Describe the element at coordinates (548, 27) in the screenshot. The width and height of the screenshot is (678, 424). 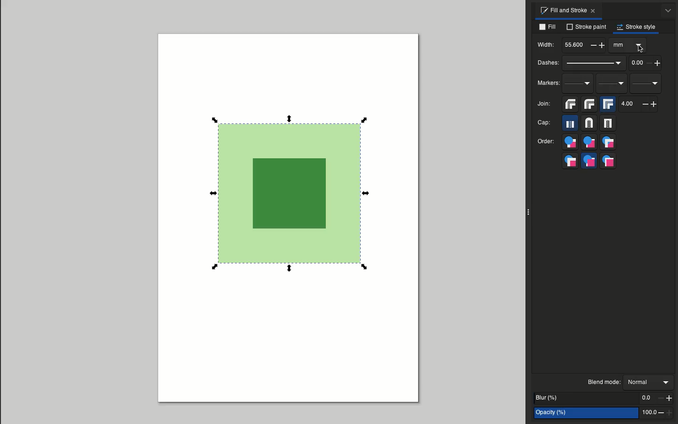
I see `Fill` at that location.